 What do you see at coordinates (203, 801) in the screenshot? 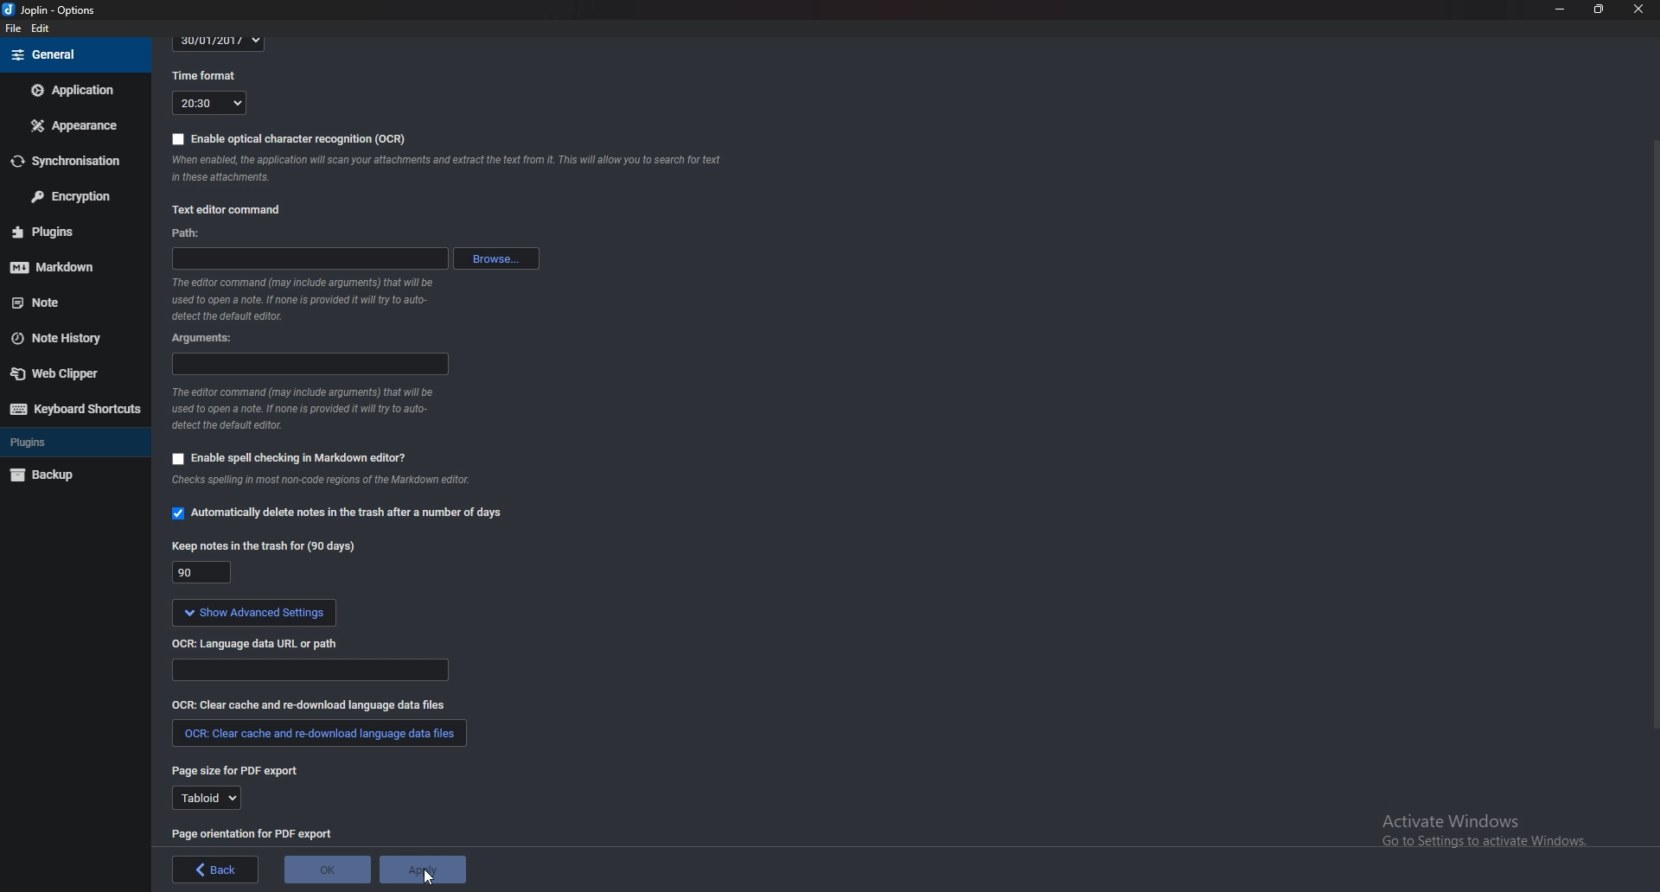
I see `Tabloid` at bounding box center [203, 801].